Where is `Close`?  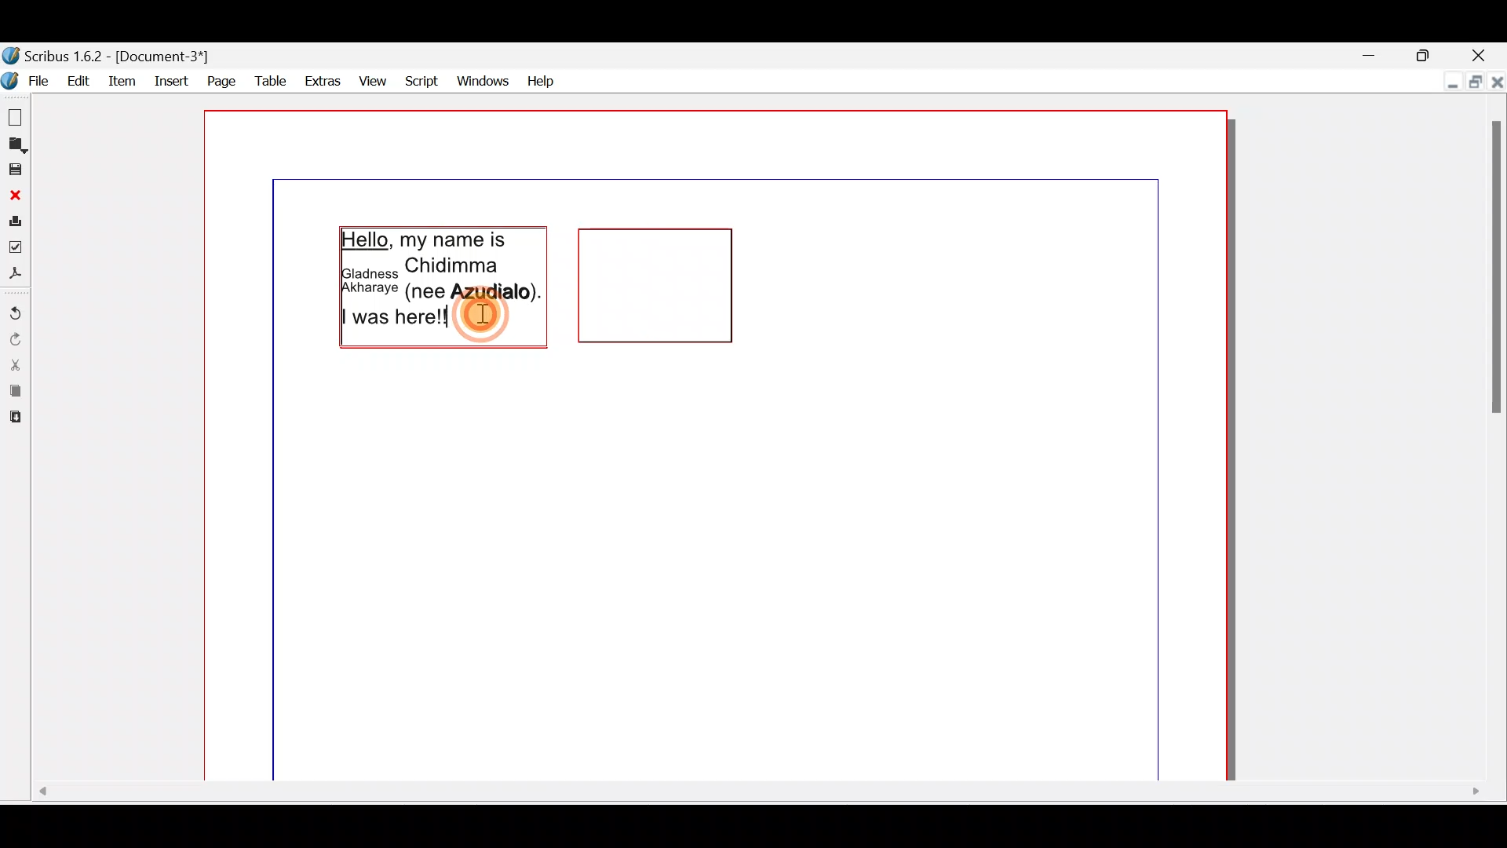
Close is located at coordinates (1479, 53).